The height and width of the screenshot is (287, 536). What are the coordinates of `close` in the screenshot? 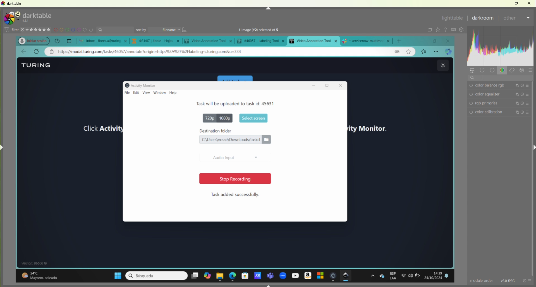 It's located at (449, 40).